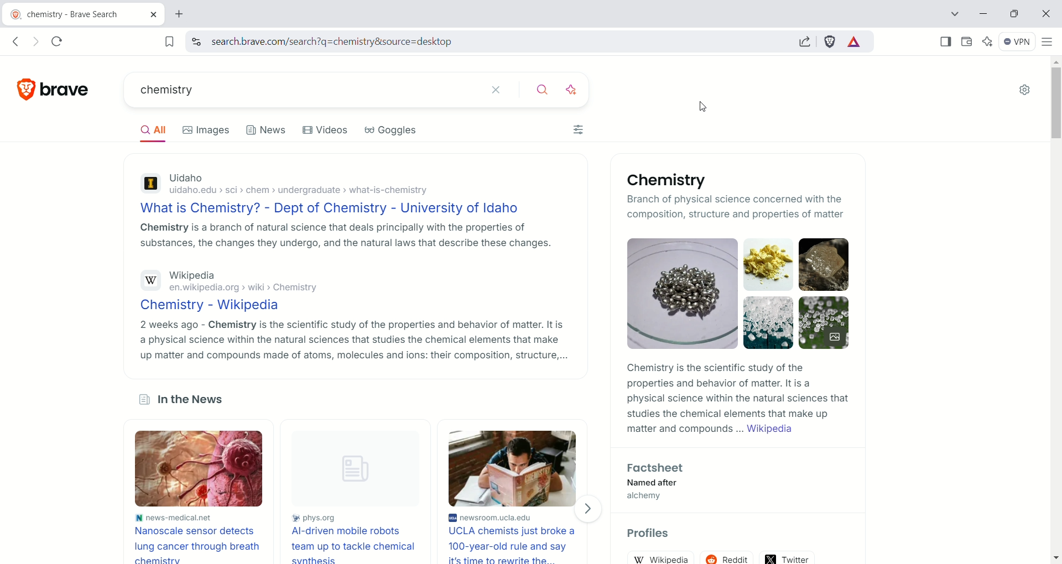 The image size is (1062, 564). I want to click on Named after, so click(653, 483).